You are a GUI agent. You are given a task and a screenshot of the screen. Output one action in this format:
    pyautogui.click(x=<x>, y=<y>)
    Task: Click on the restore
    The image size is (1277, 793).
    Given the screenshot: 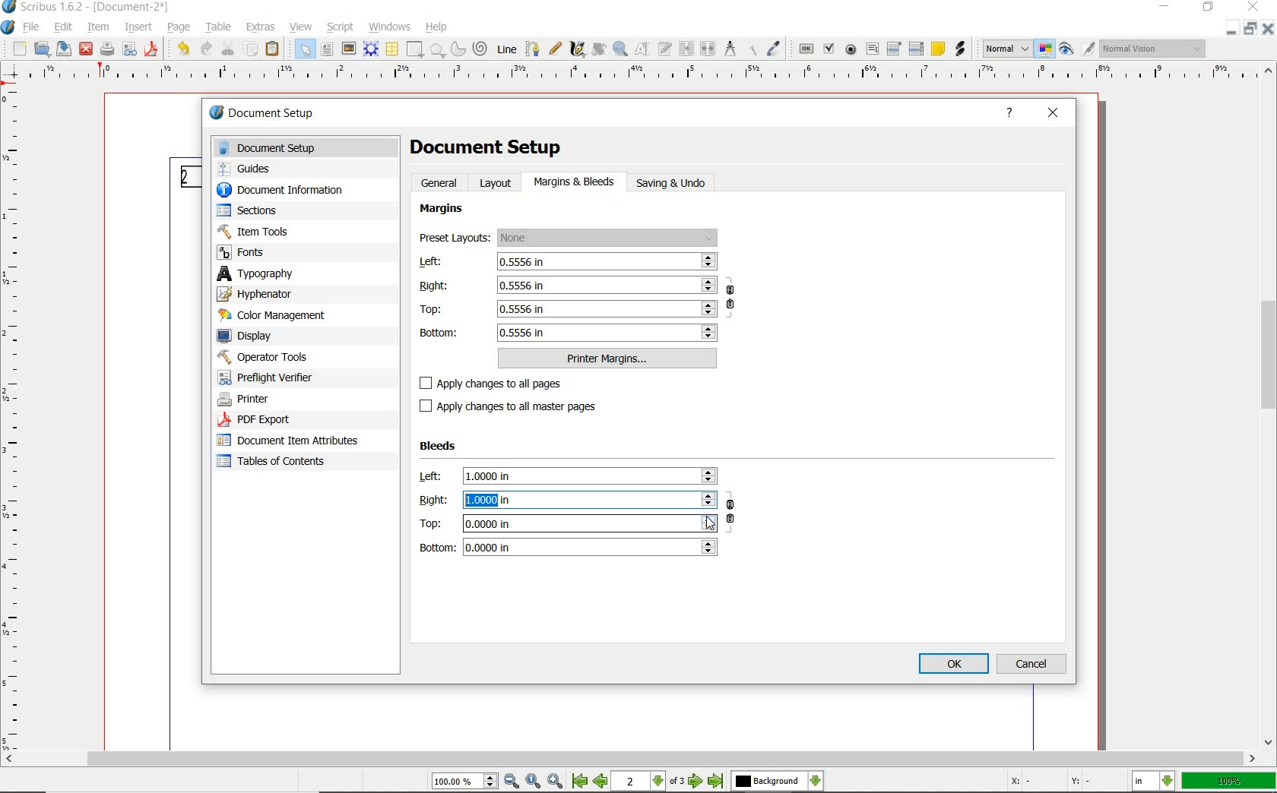 What is the action you would take?
    pyautogui.click(x=1208, y=8)
    